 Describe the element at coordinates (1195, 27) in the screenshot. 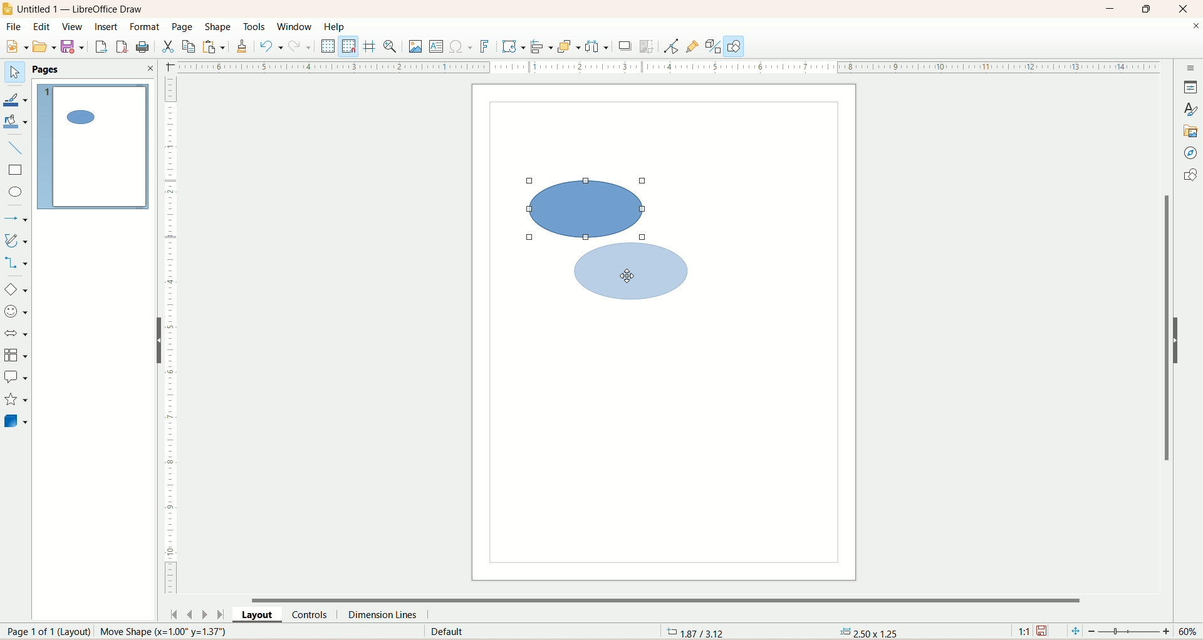

I see `close documents` at that location.